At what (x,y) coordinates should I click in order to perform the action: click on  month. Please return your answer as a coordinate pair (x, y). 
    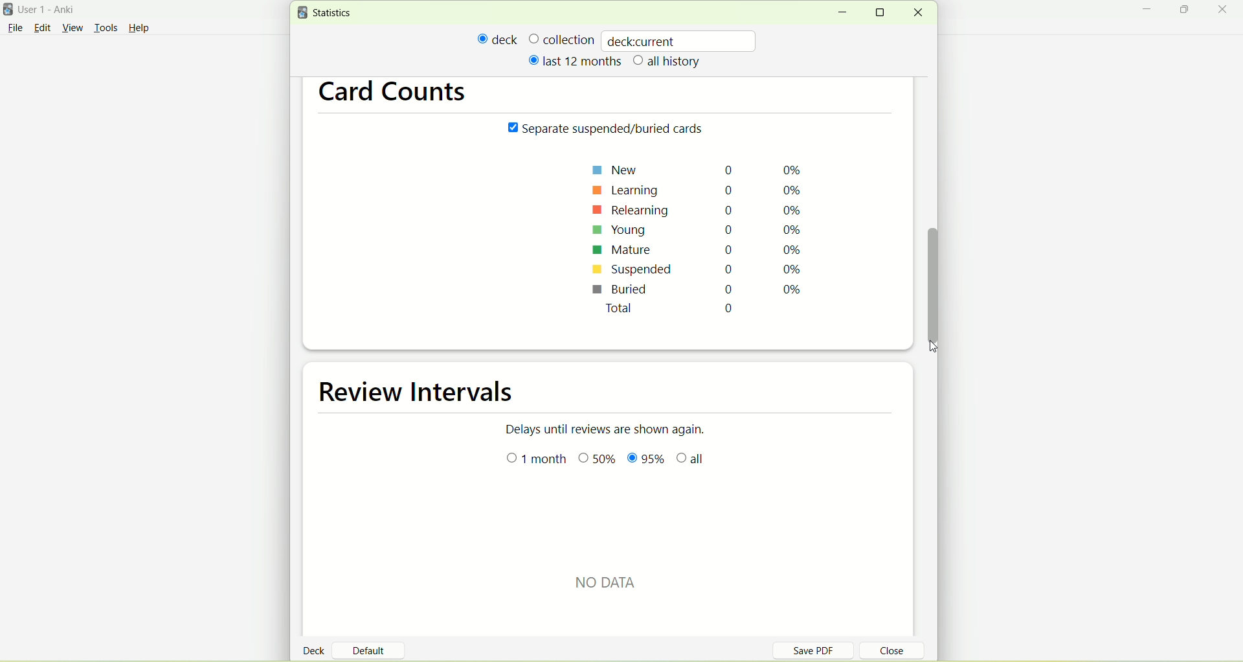
    Looking at the image, I should click on (538, 459).